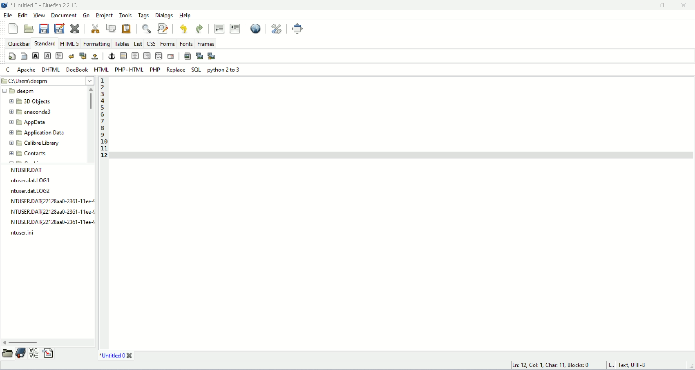 The height and width of the screenshot is (370, 695). I want to click on filename, so click(51, 202).